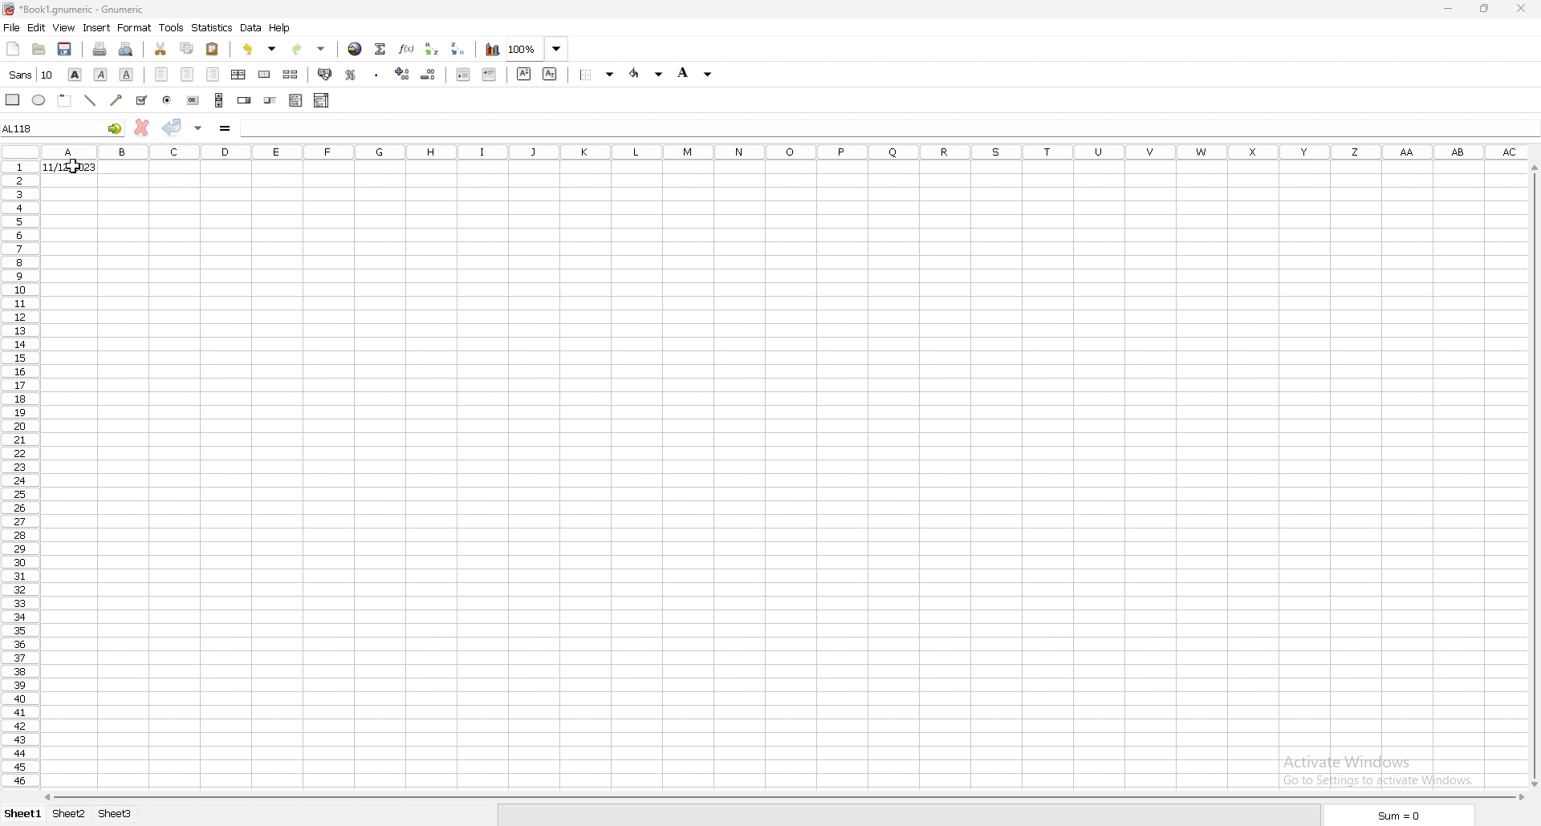 This screenshot has height=826, width=1541. Describe the element at coordinates (89, 100) in the screenshot. I see `line` at that location.